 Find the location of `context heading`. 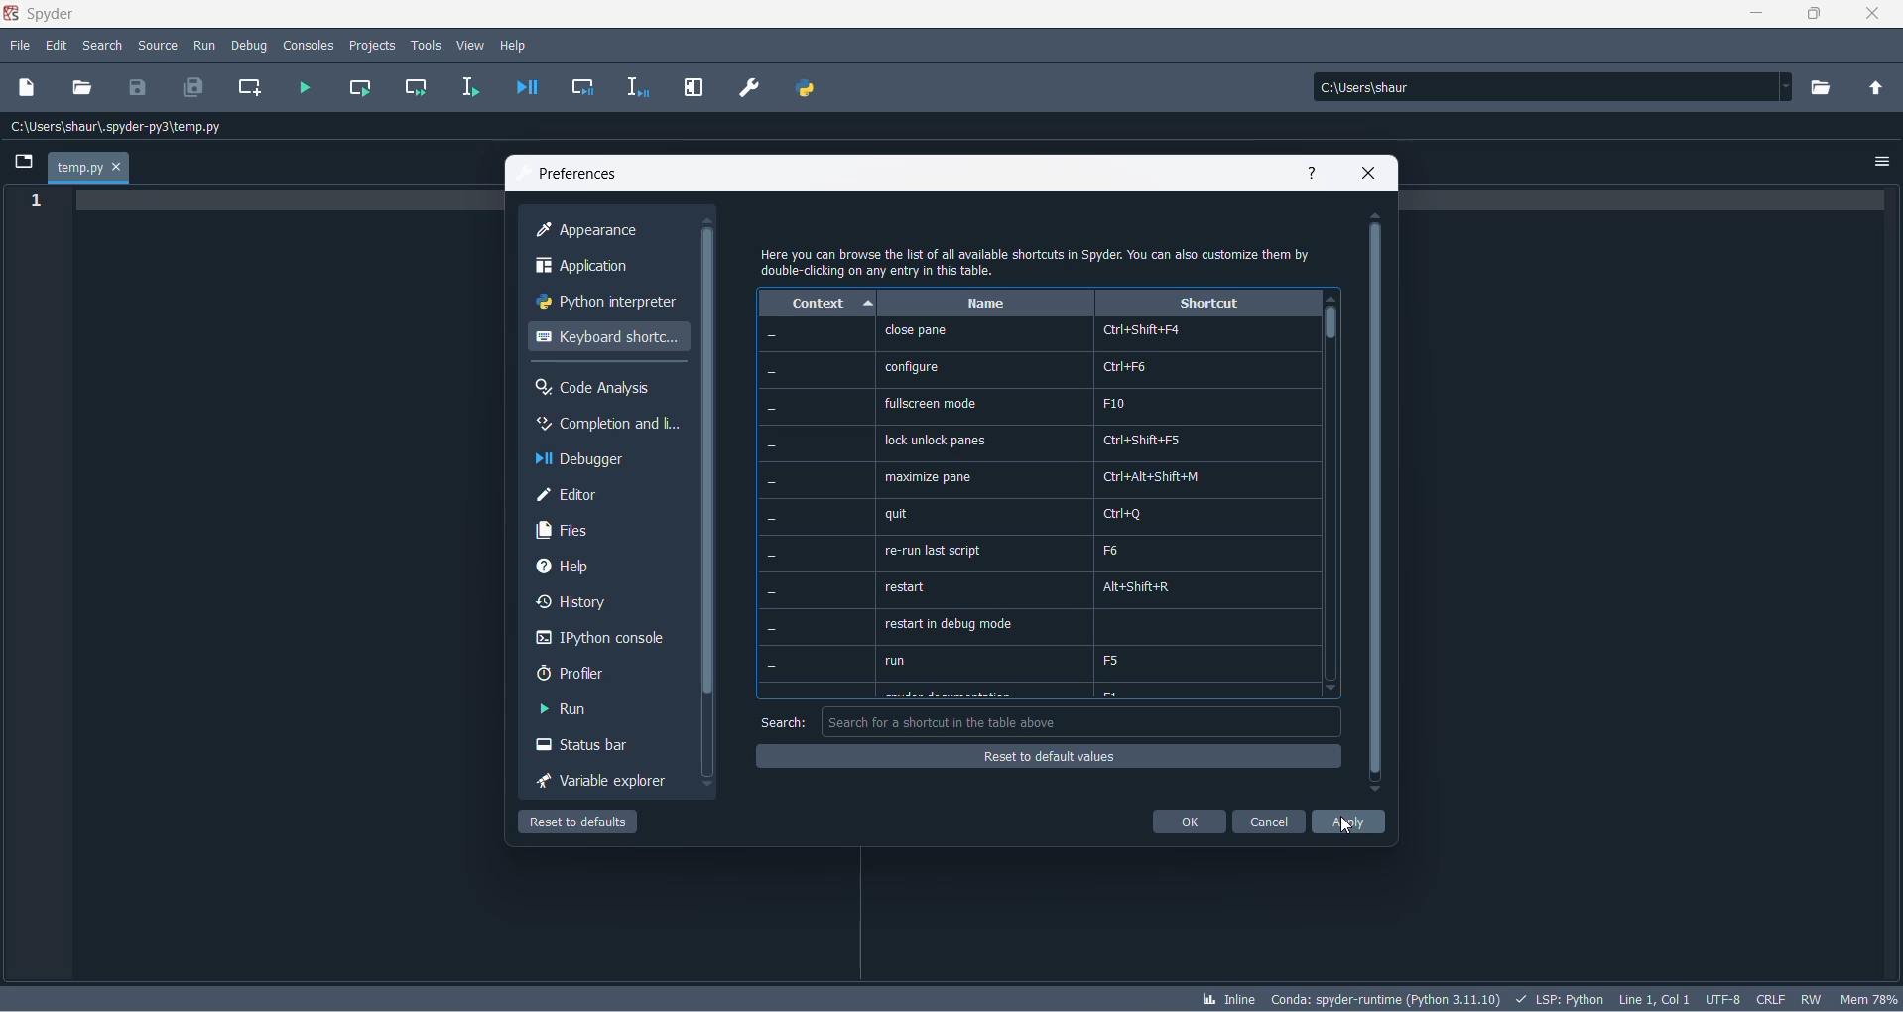

context heading is located at coordinates (818, 304).